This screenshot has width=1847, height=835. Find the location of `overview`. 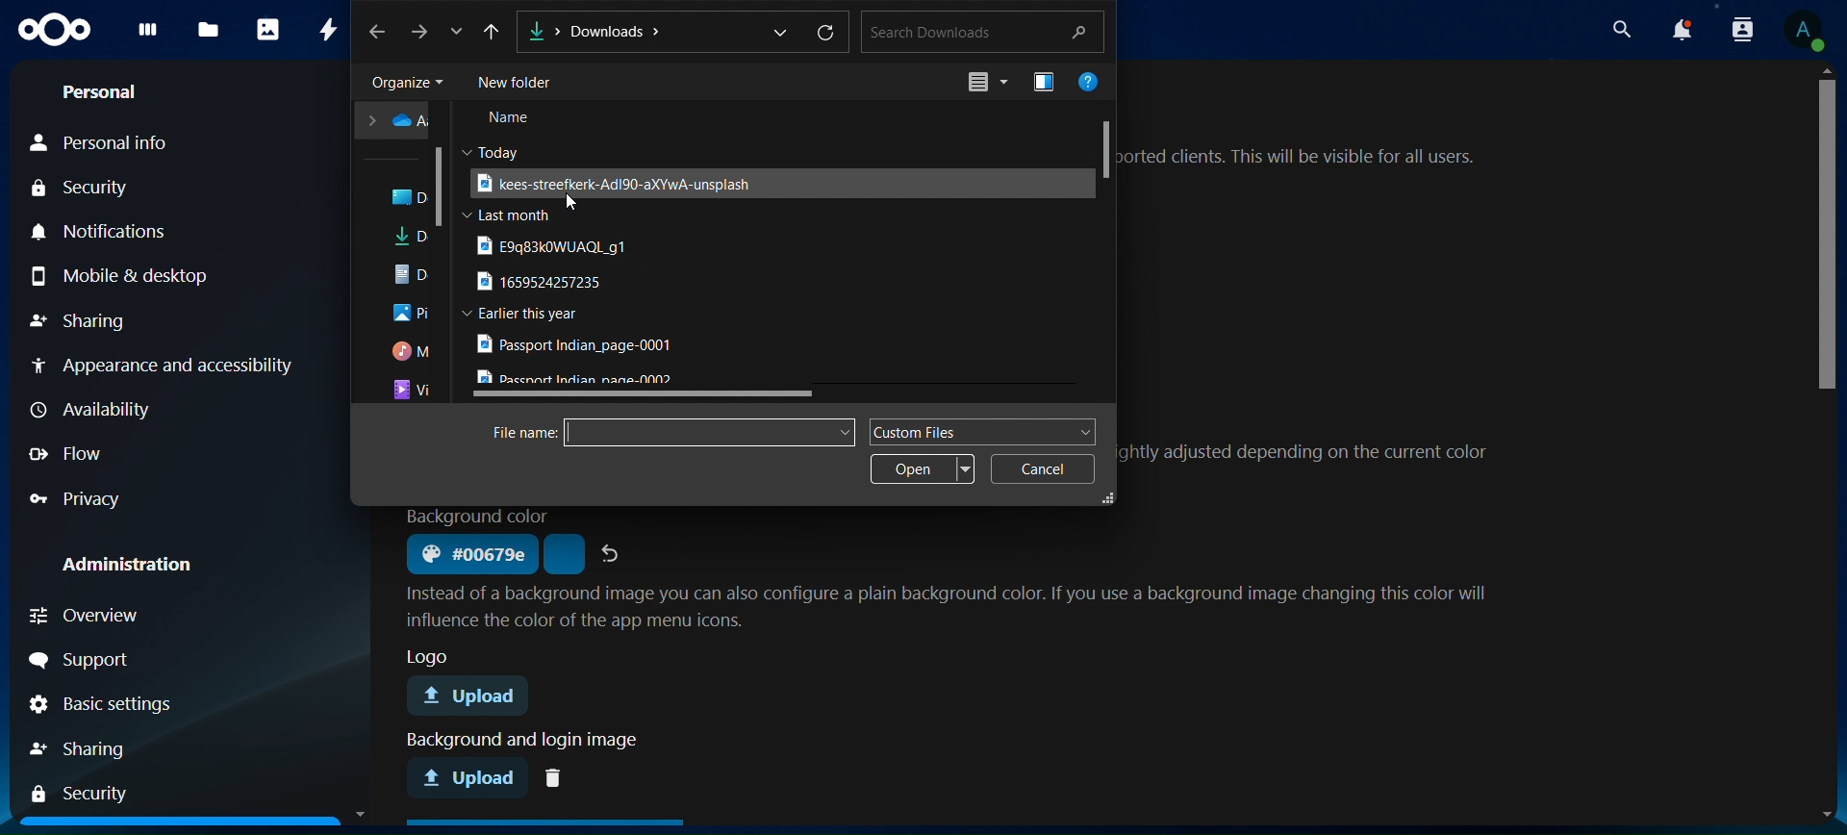

overview is located at coordinates (103, 614).